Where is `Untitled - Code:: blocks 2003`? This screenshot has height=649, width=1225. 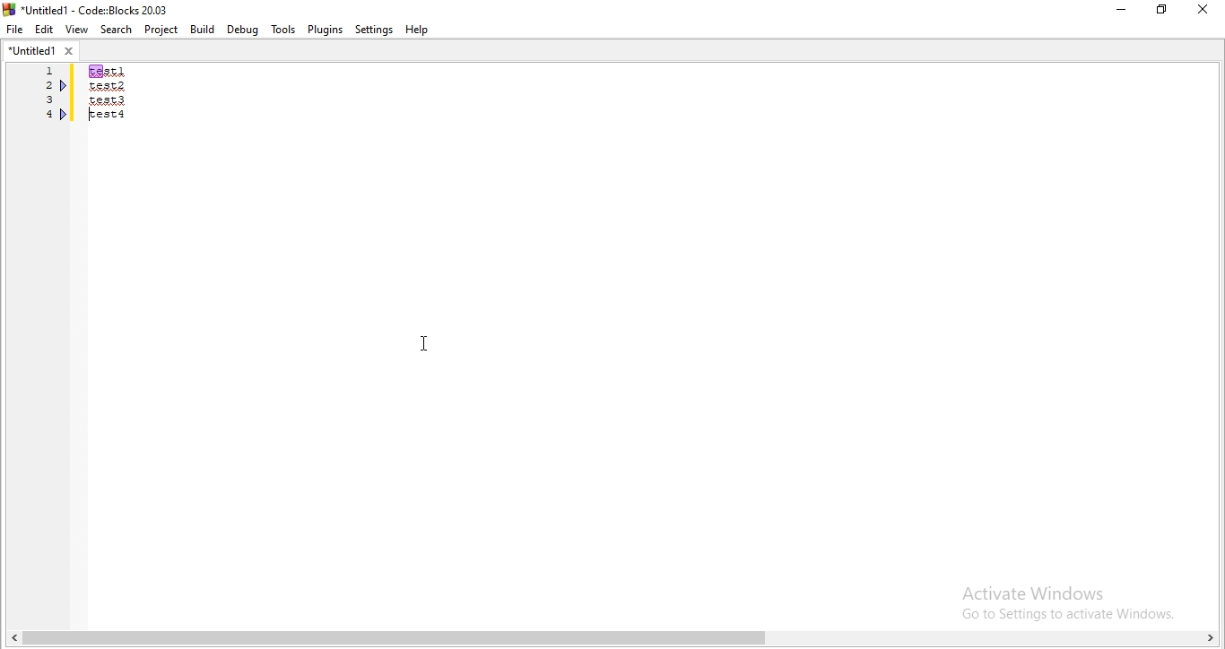
Untitled - Code:: blocks 2003 is located at coordinates (88, 7).